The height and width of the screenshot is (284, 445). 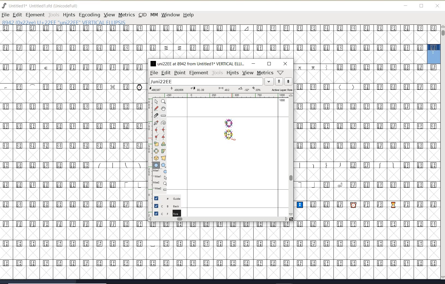 What do you see at coordinates (198, 63) in the screenshot?
I see `uni22EE at 8942 from Untitled1 VERTICAL ELLIPSE` at bounding box center [198, 63].